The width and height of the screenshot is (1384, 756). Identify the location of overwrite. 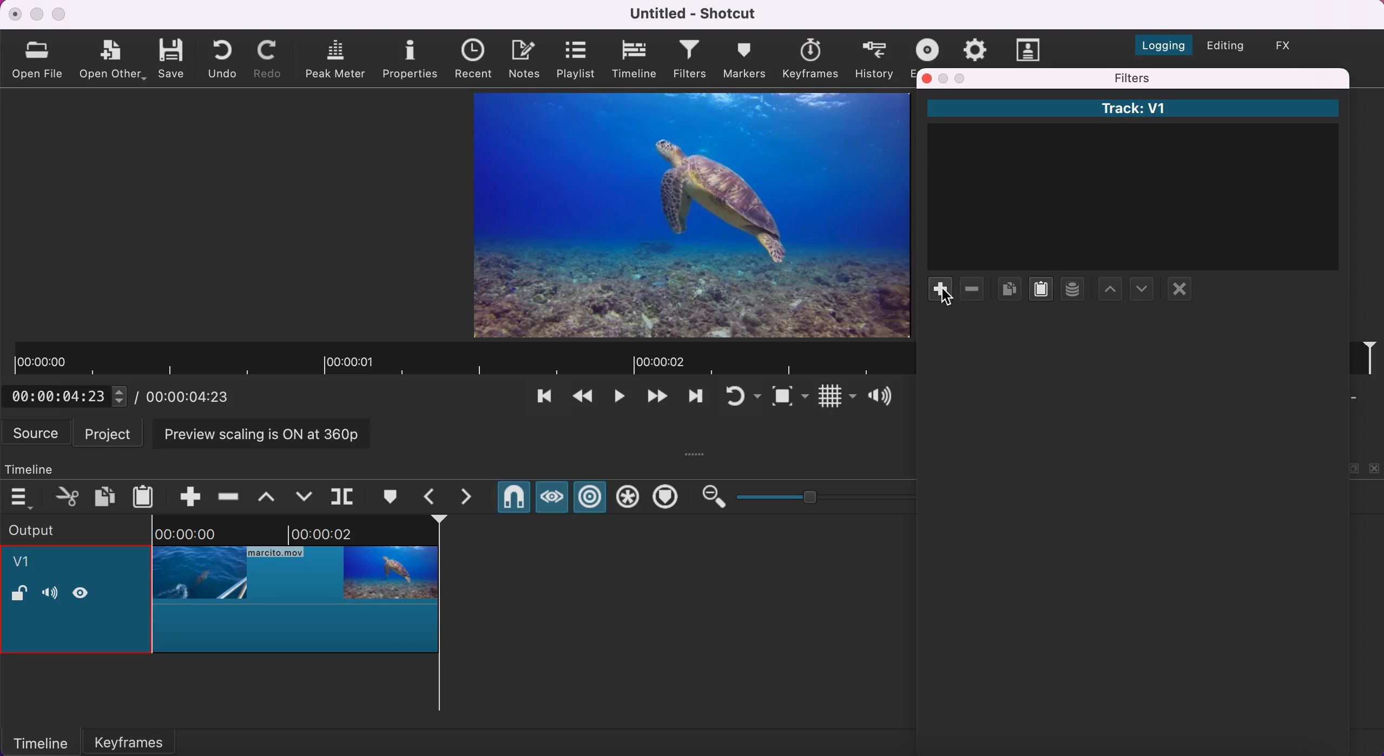
(304, 495).